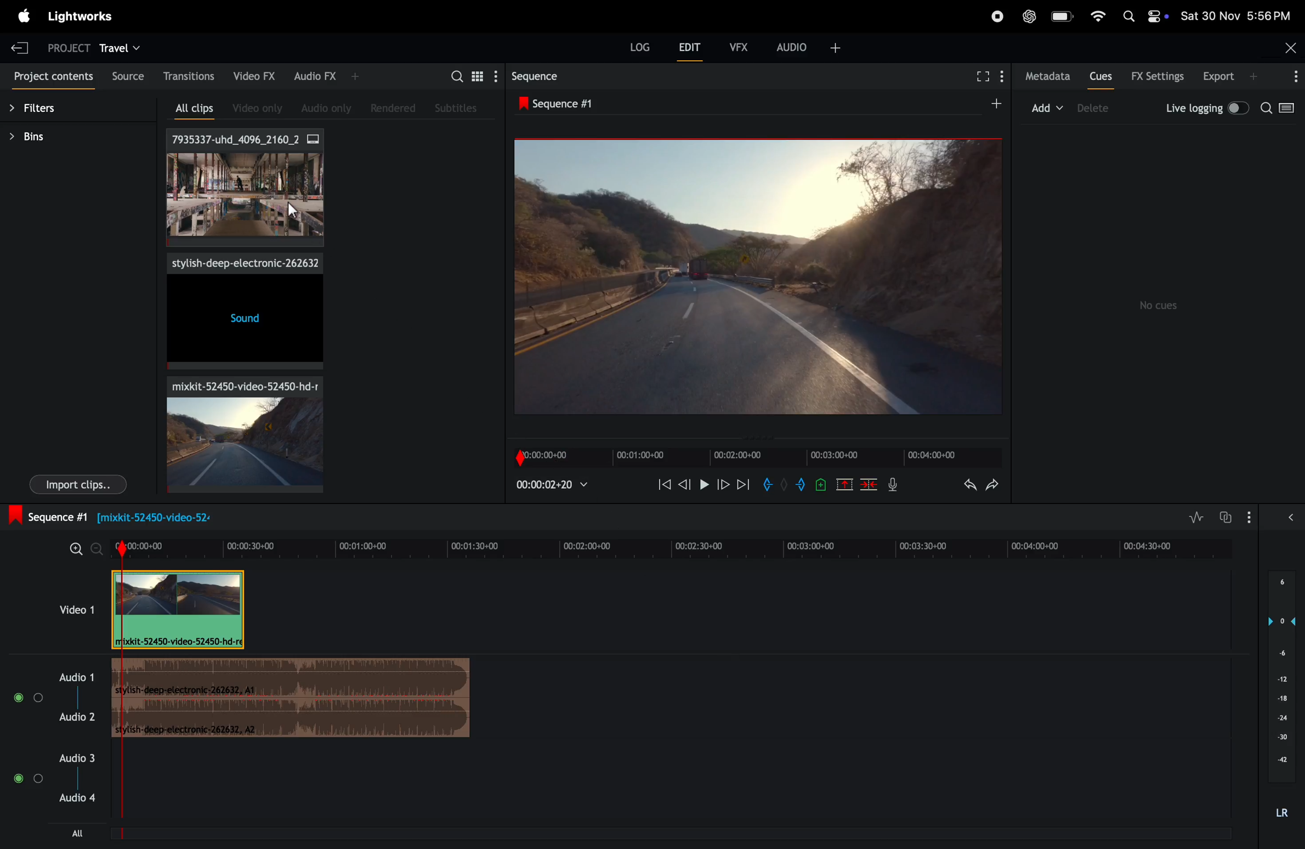 The image size is (1305, 849). I want to click on audio pitch, so click(1285, 696).